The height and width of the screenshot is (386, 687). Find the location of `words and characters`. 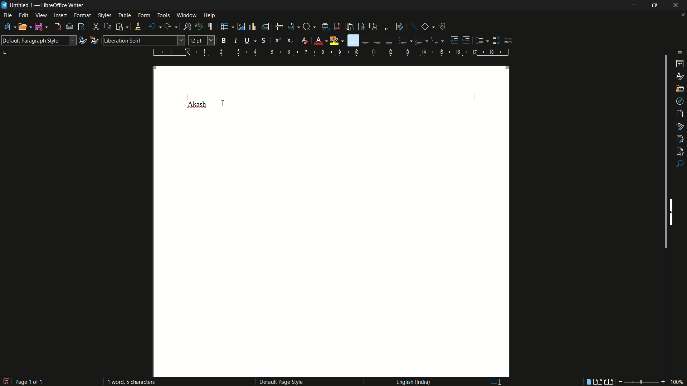

words and characters is located at coordinates (132, 382).